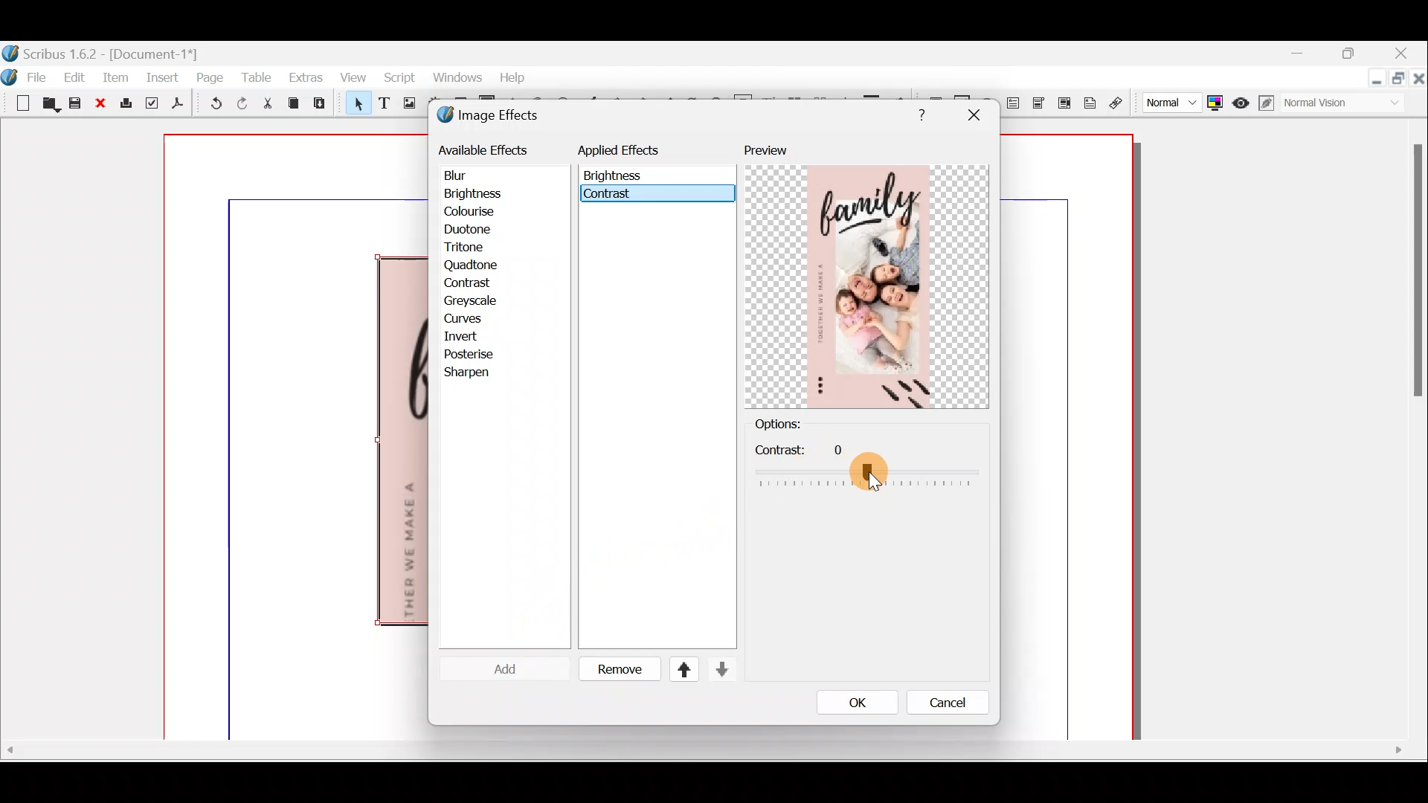 The height and width of the screenshot is (803, 1428). Describe the element at coordinates (1403, 55) in the screenshot. I see `Close` at that location.